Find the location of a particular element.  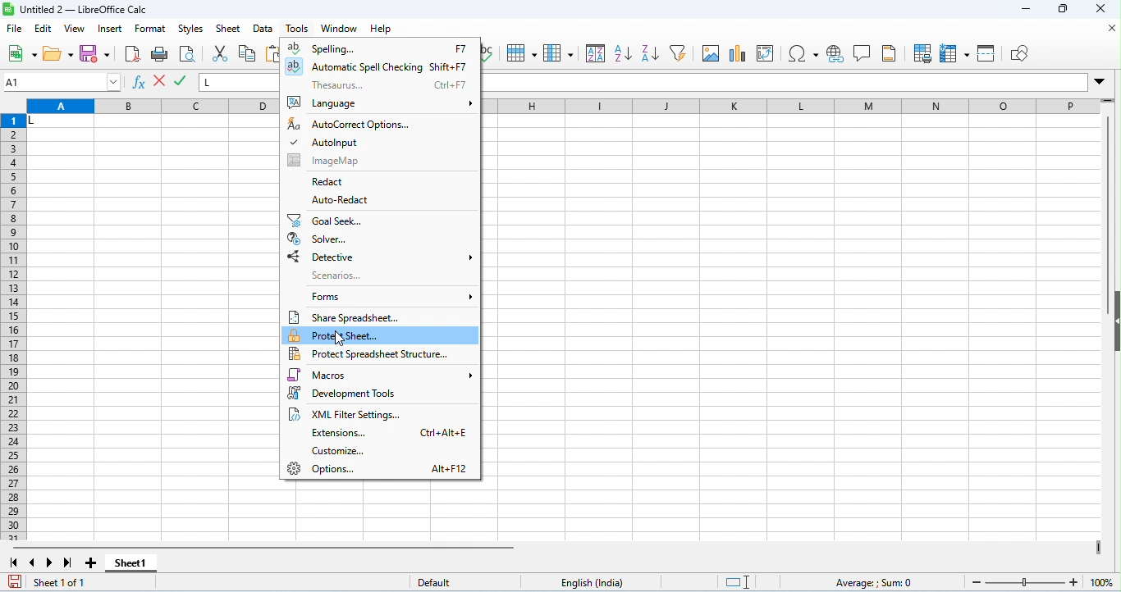

minimize is located at coordinates (1026, 10).